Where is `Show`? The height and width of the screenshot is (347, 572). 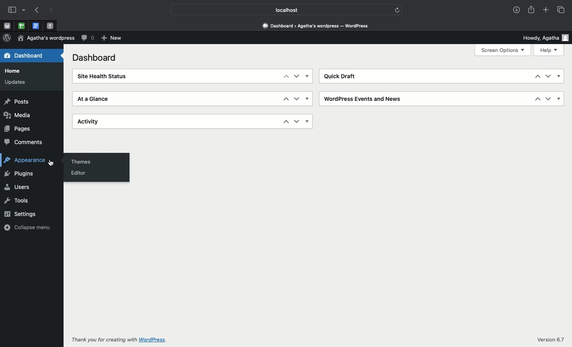
Show is located at coordinates (307, 121).